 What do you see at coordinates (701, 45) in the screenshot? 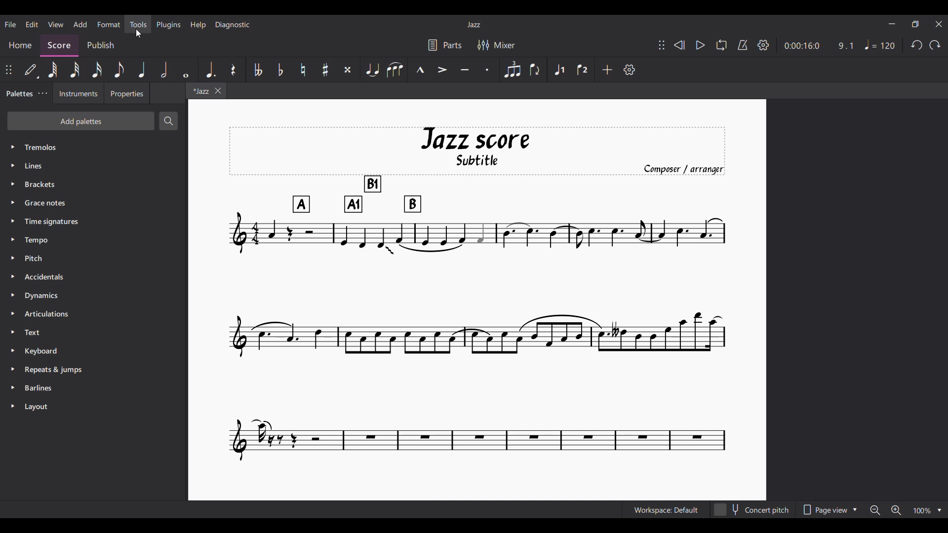
I see `Play` at bounding box center [701, 45].